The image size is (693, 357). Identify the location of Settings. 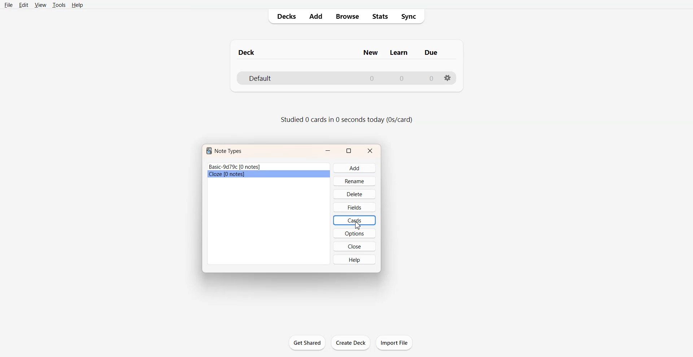
(448, 78).